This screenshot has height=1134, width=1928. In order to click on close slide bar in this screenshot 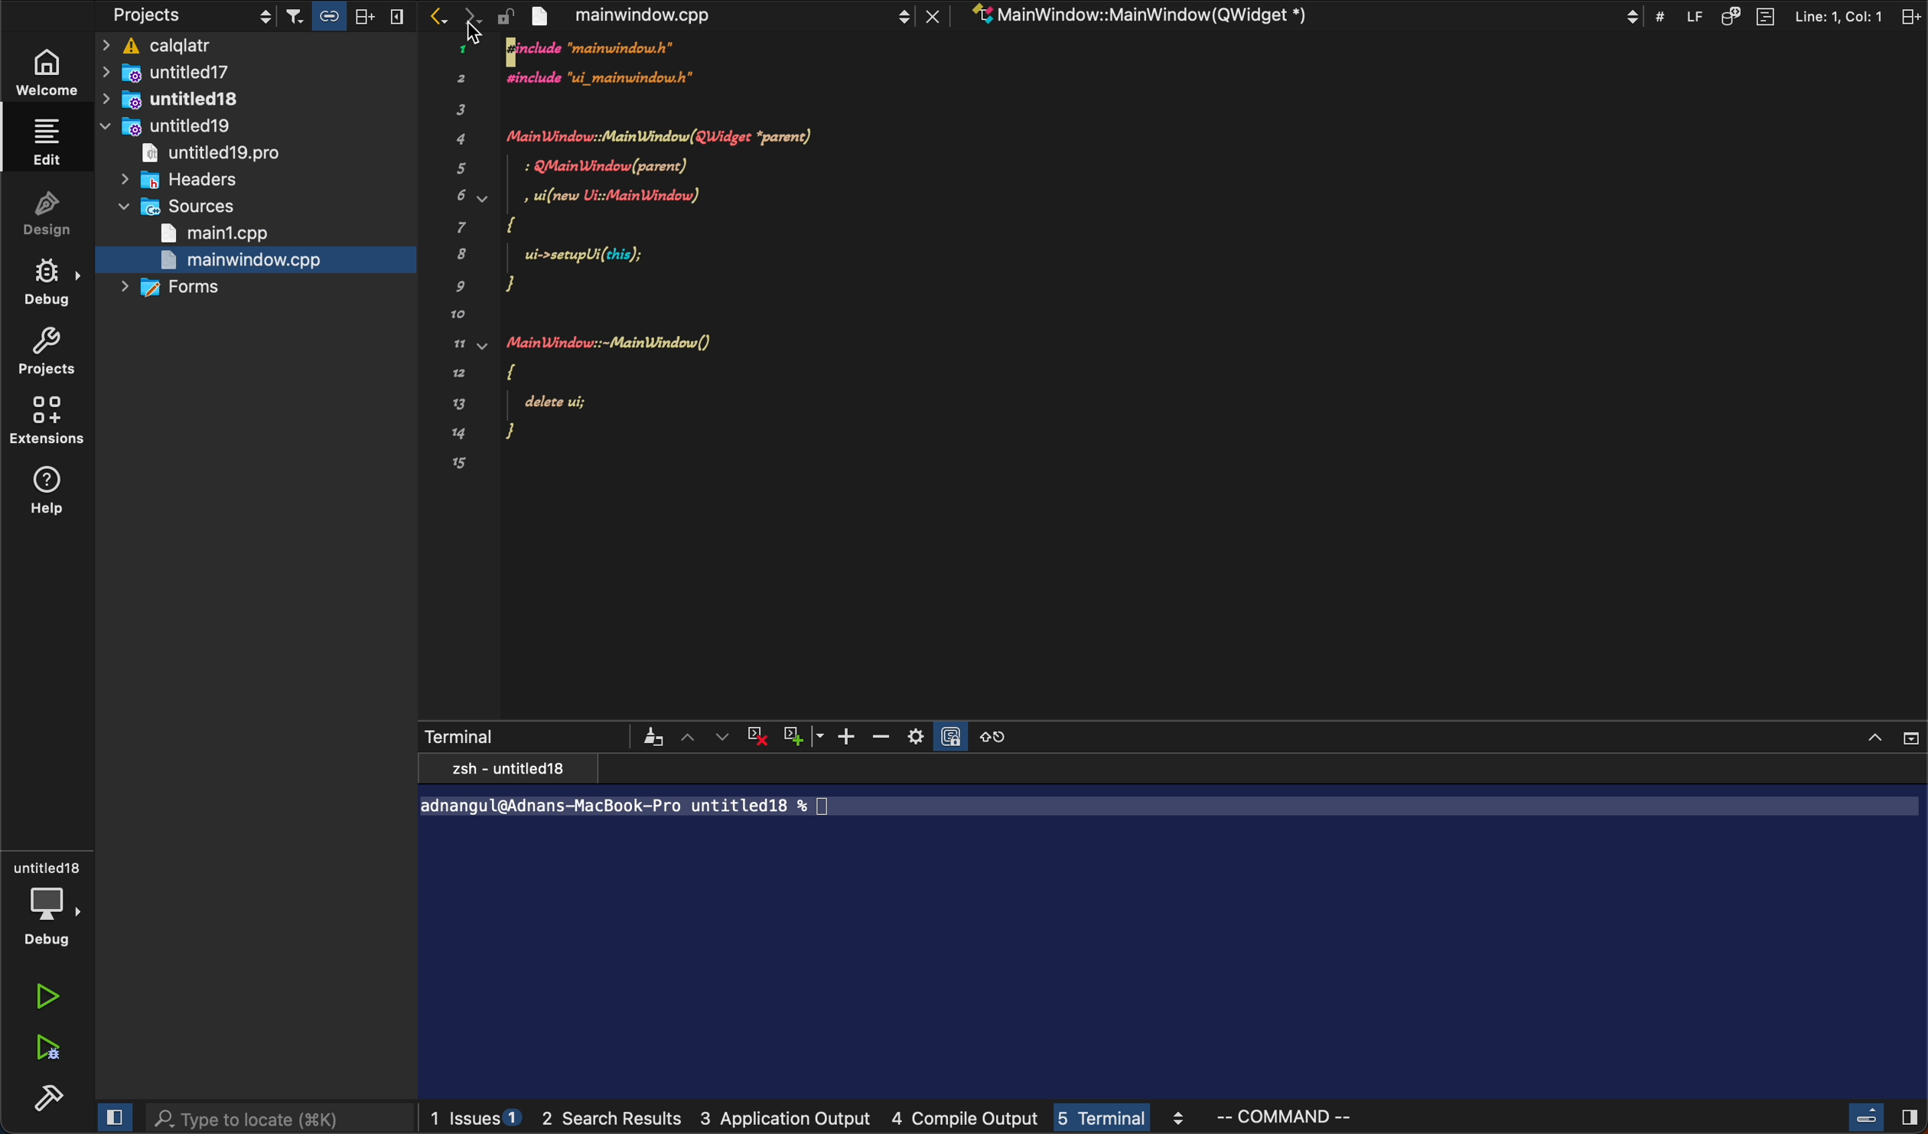, I will do `click(1881, 1115)`.